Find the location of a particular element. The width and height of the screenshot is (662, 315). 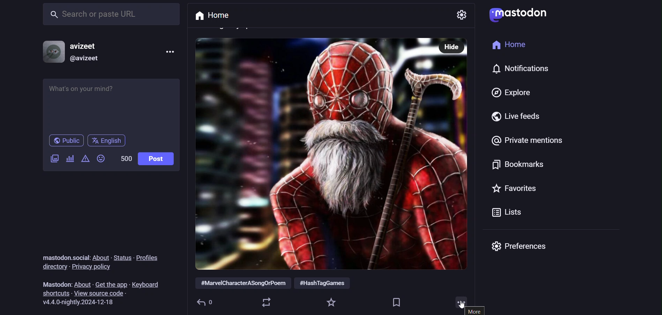

preferences is located at coordinates (522, 248).